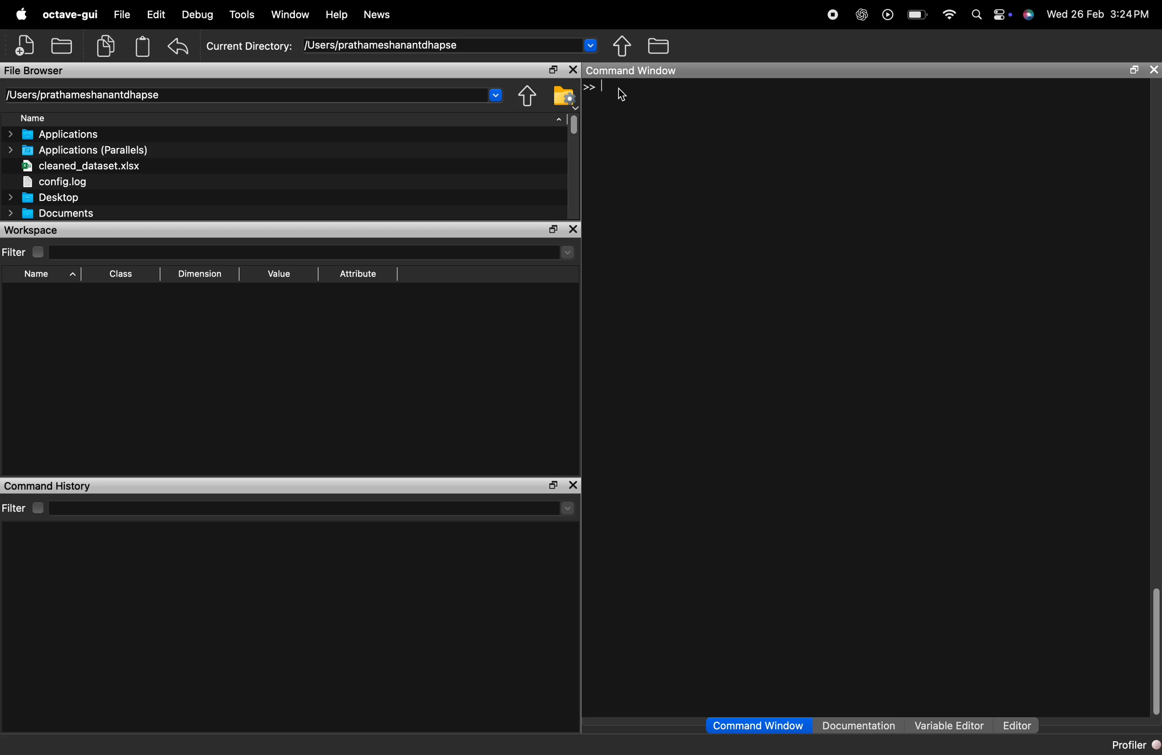 The width and height of the screenshot is (1162, 755). Describe the element at coordinates (552, 70) in the screenshot. I see `Maximize` at that location.